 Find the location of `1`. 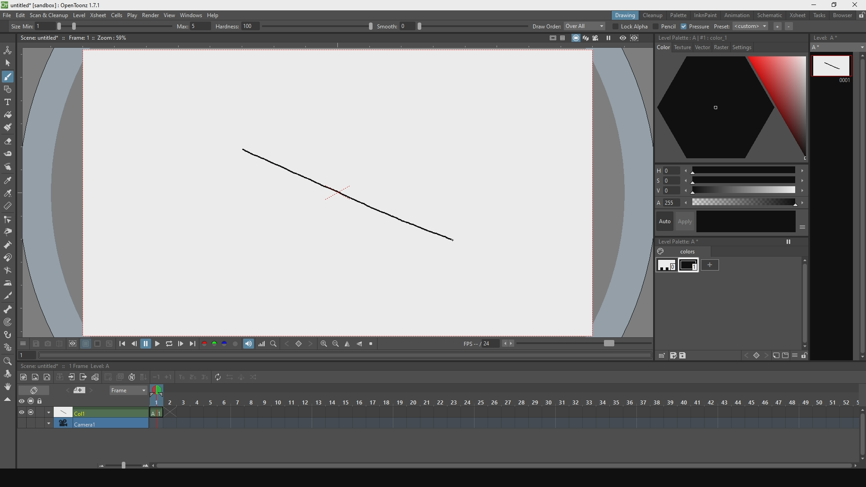

1 is located at coordinates (23, 355).